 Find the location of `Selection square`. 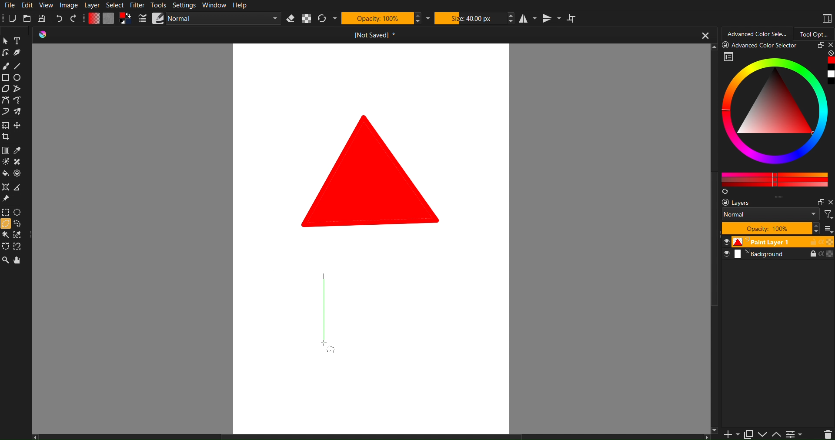

Selection square is located at coordinates (5, 212).